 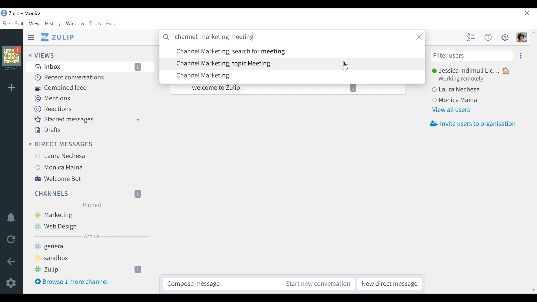 What do you see at coordinates (112, 23) in the screenshot?
I see `Help` at bounding box center [112, 23].